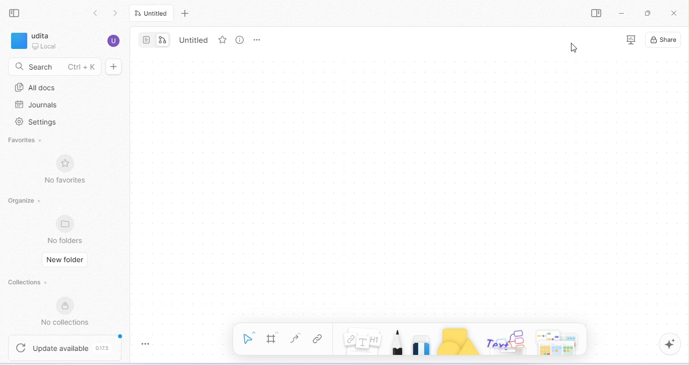 This screenshot has width=689, height=365. I want to click on select, so click(247, 336).